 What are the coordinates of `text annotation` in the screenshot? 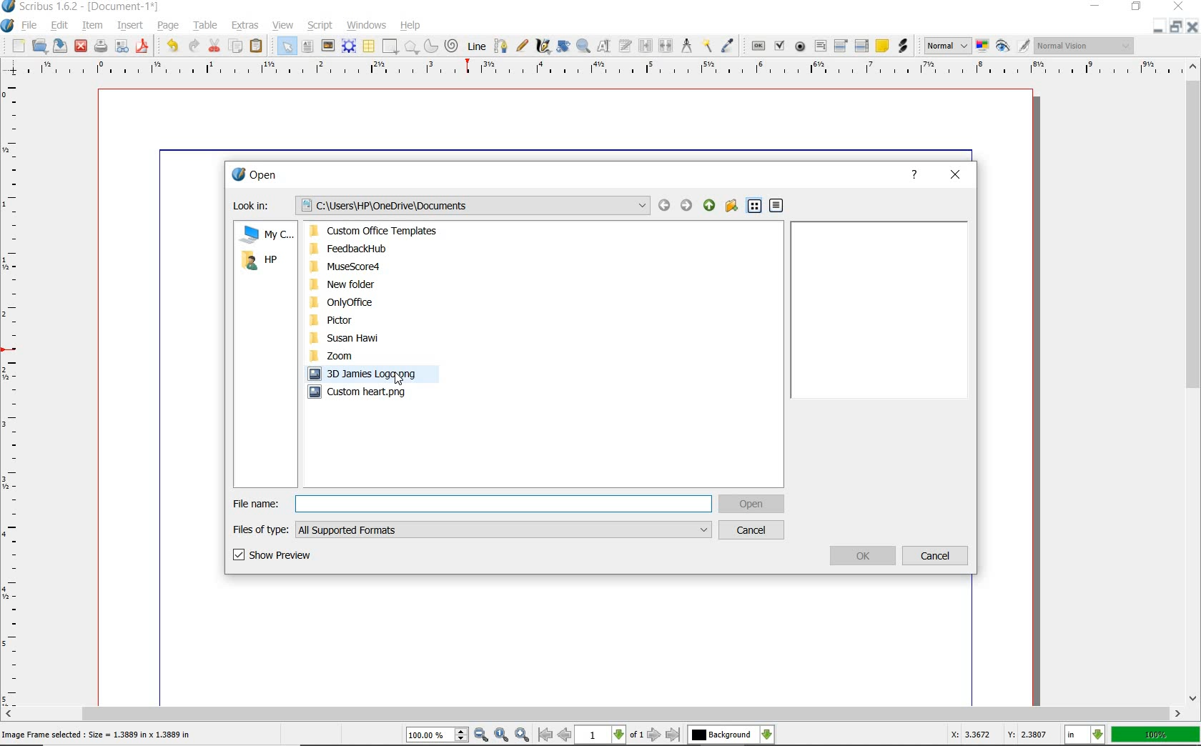 It's located at (882, 46).